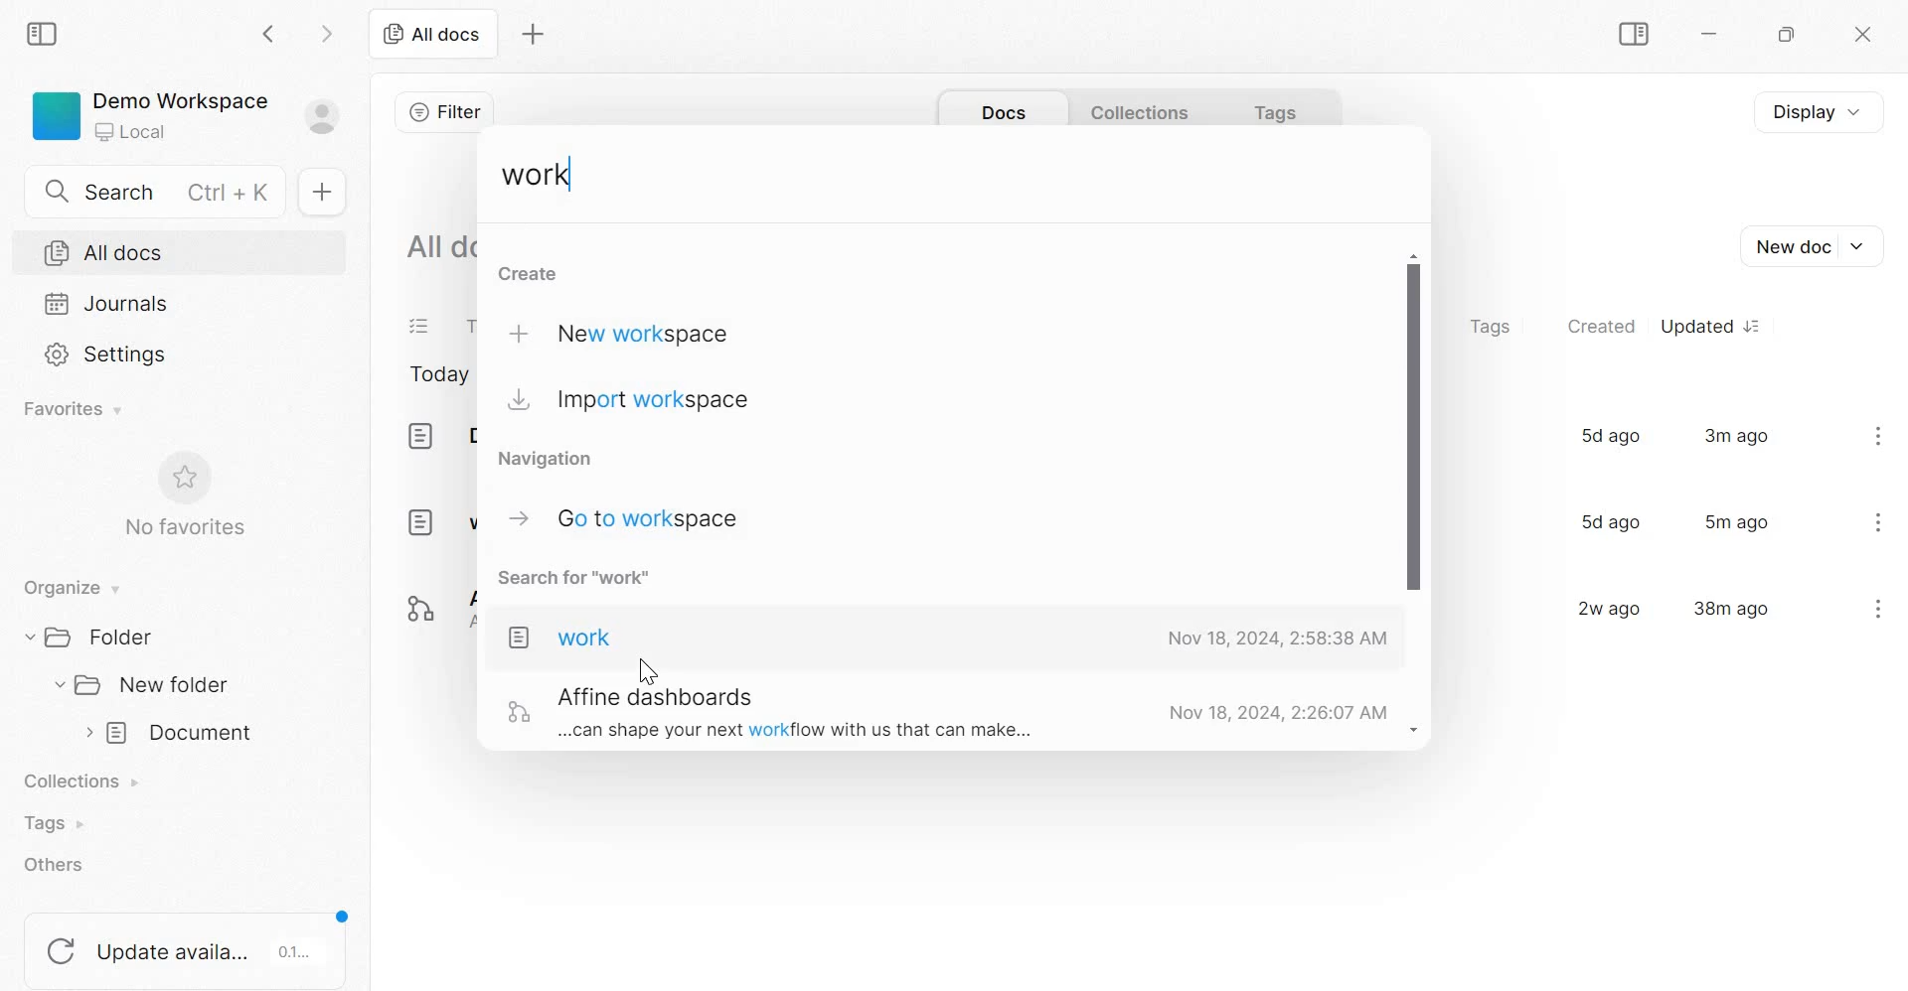 Image resolution: width=1908 pixels, height=991 pixels. What do you see at coordinates (561, 638) in the screenshot?
I see `work` at bounding box center [561, 638].